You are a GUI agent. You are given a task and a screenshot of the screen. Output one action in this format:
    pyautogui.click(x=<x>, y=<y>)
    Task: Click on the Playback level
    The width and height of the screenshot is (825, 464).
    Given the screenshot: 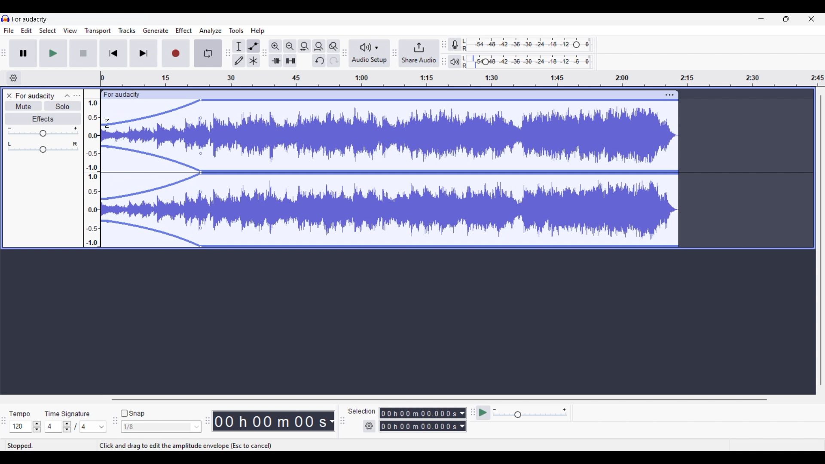 What is the action you would take?
    pyautogui.click(x=527, y=61)
    